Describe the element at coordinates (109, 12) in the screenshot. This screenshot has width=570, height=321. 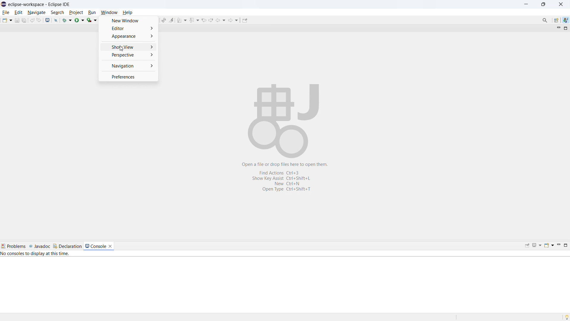
I see `window` at that location.